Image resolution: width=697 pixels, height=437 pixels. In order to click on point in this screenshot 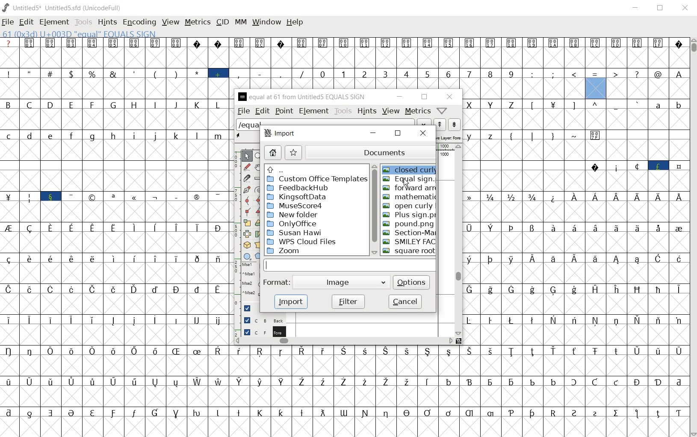, I will do `click(283, 111)`.